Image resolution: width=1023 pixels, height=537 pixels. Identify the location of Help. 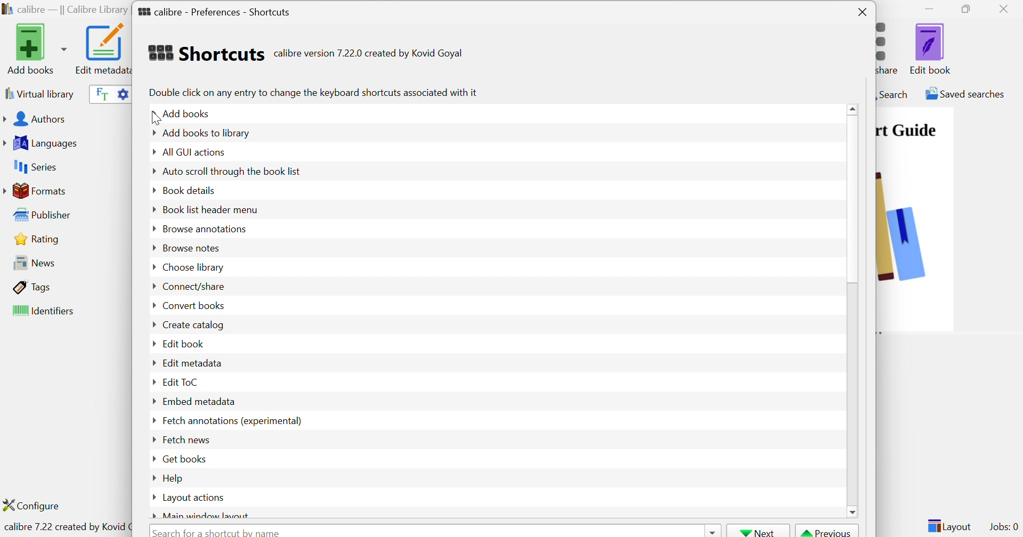
(174, 478).